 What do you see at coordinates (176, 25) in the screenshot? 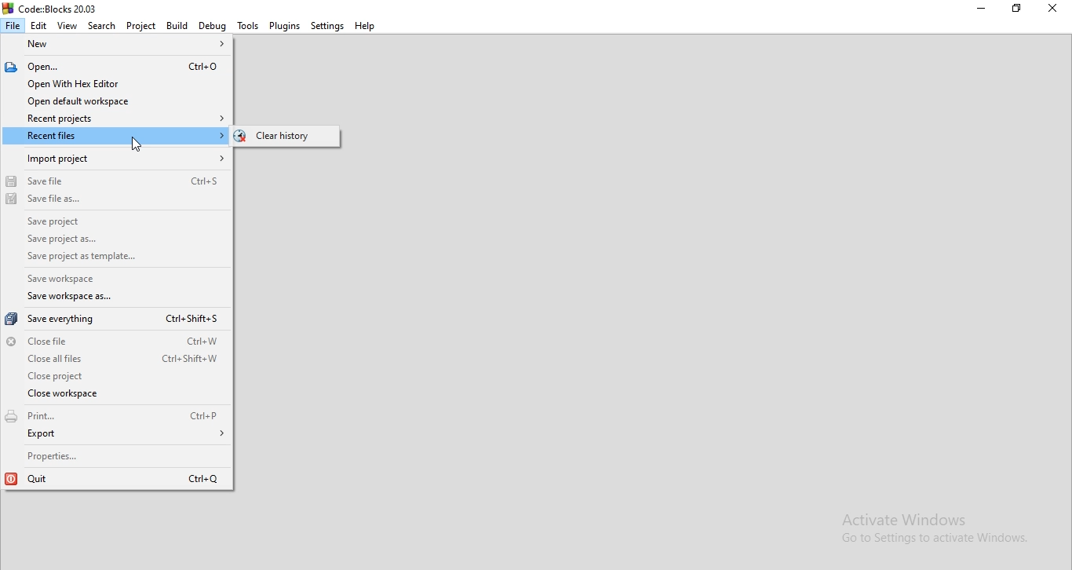
I see `bulid` at bounding box center [176, 25].